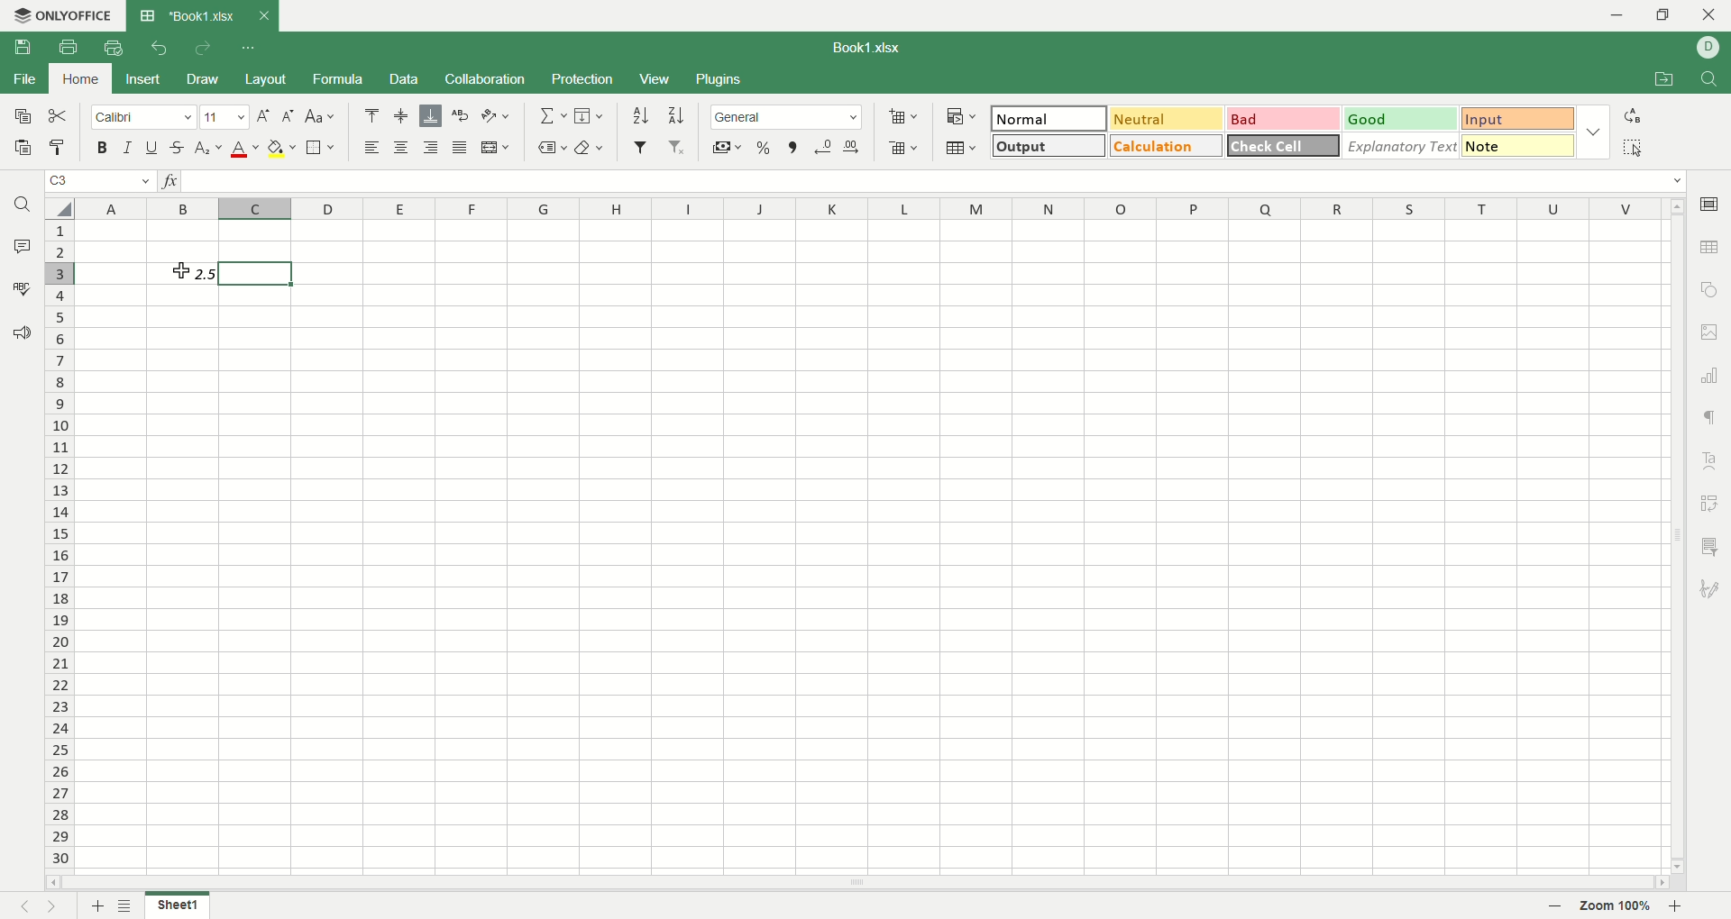 This screenshot has height=919, width=1731. Describe the element at coordinates (372, 115) in the screenshot. I see `align top` at that location.